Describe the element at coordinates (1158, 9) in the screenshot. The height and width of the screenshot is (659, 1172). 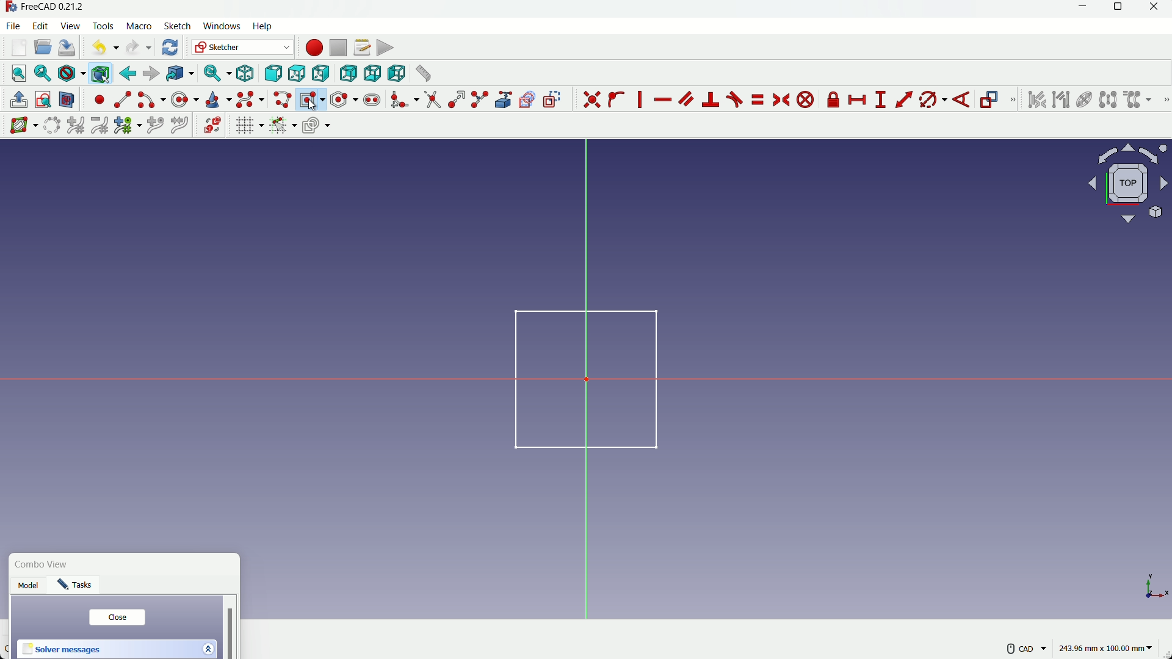
I see `close app` at that location.